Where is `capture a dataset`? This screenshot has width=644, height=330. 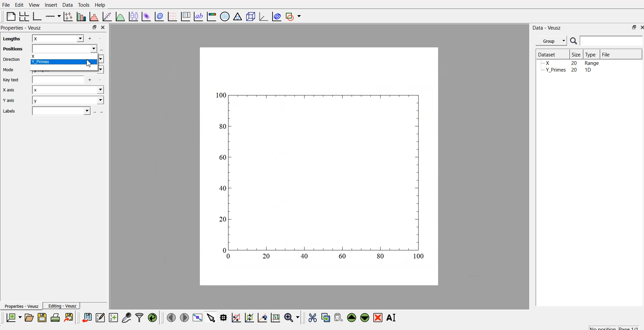 capture a dataset is located at coordinates (126, 317).